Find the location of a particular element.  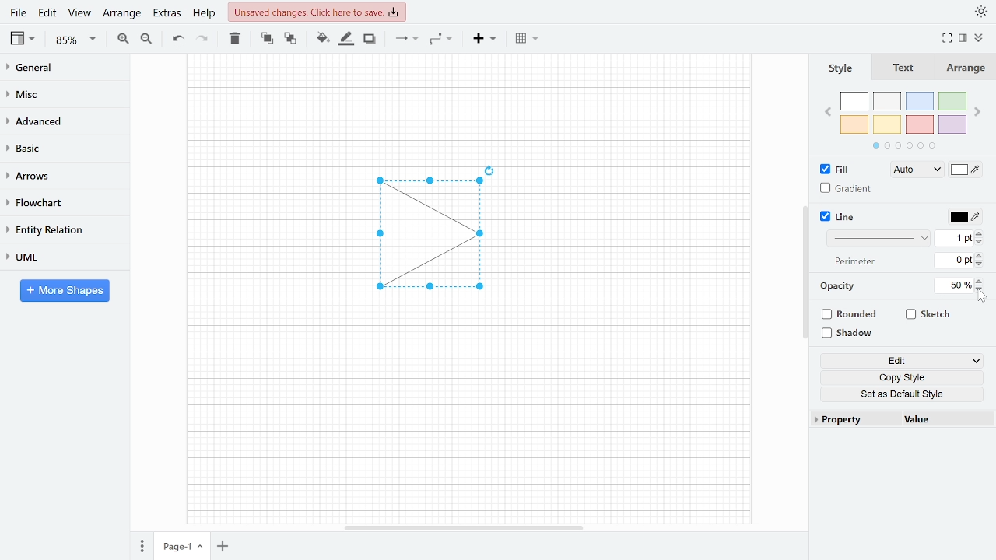

cursor is located at coordinates (984, 298).